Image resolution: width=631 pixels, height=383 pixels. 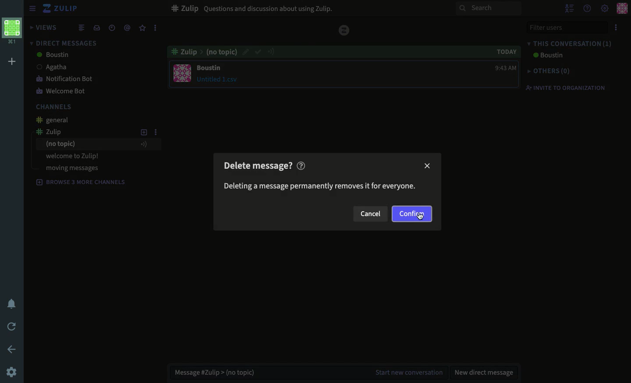 I want to click on zulip questions and discussion about zulip, so click(x=255, y=8).